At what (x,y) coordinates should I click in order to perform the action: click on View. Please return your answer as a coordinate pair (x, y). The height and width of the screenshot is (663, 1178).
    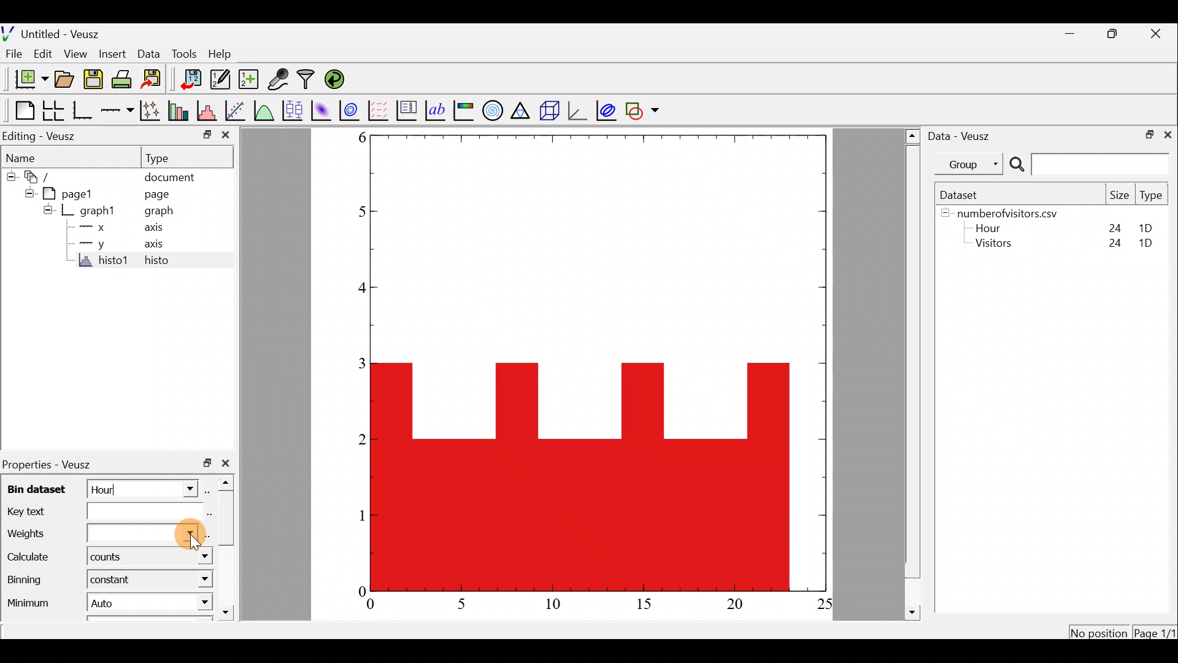
    Looking at the image, I should click on (76, 53).